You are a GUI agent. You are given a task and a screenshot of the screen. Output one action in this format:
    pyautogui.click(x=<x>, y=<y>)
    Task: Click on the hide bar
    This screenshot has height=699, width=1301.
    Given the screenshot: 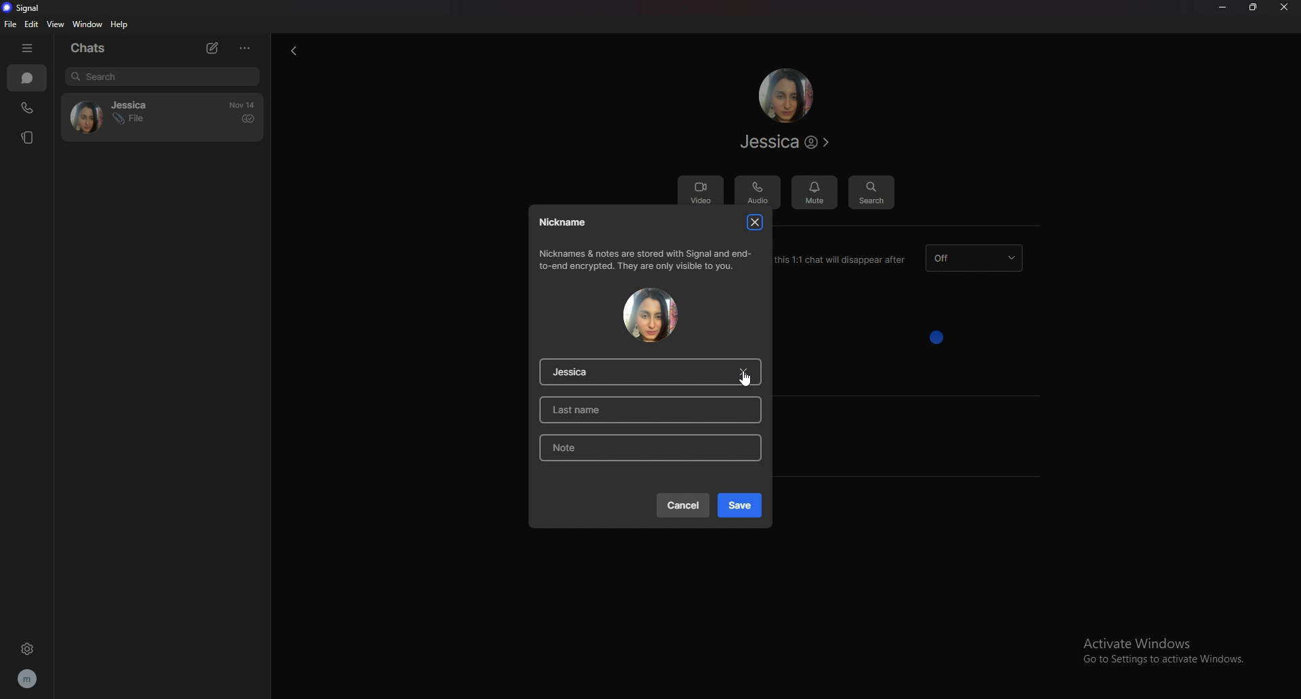 What is the action you would take?
    pyautogui.click(x=30, y=47)
    